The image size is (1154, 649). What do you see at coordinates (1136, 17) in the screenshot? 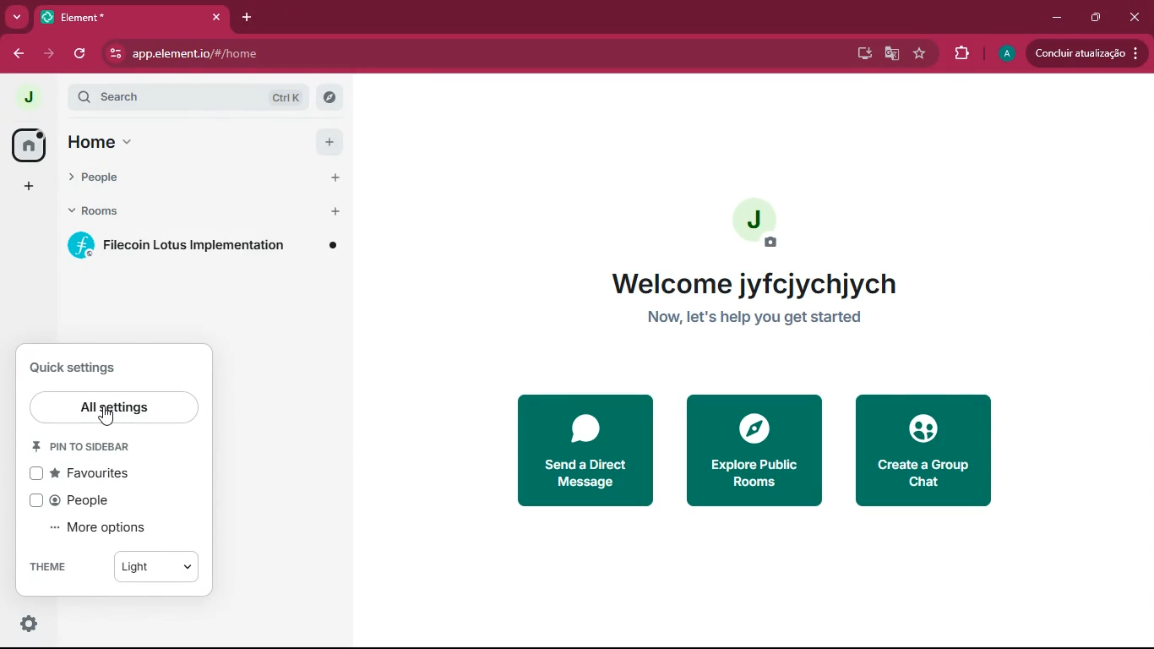
I see `close` at bounding box center [1136, 17].